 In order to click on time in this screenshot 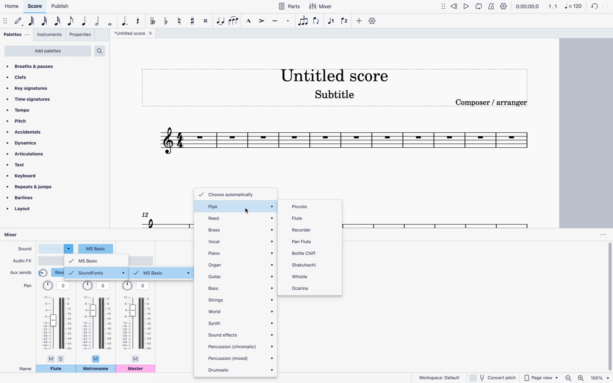, I will do `click(527, 6)`.